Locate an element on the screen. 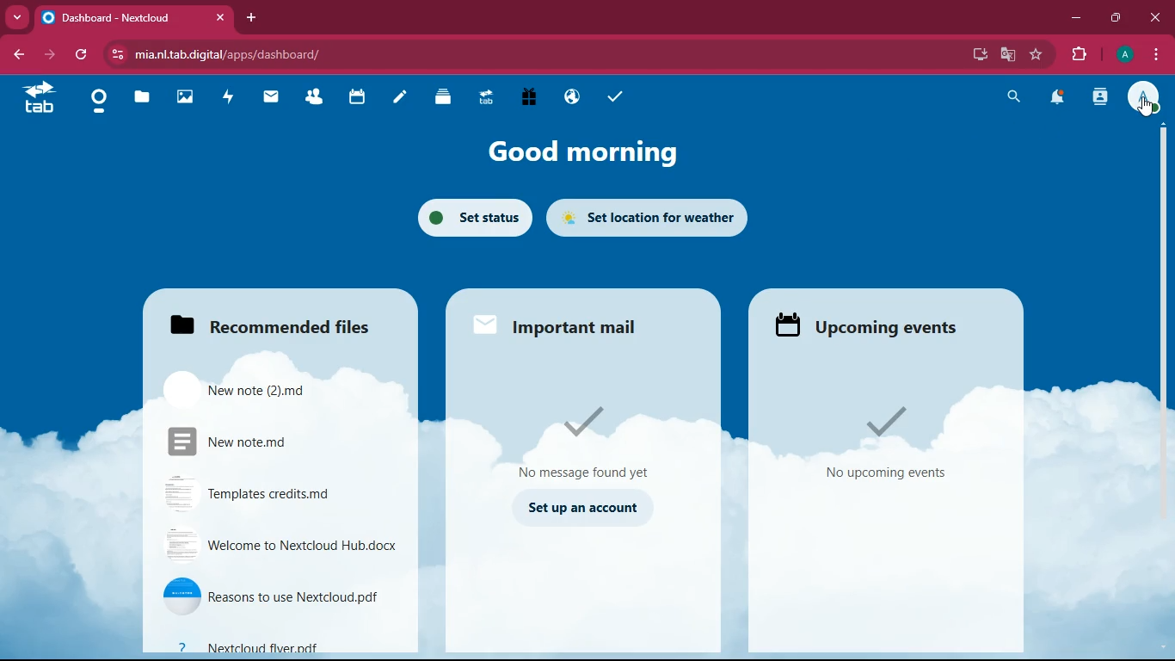  events is located at coordinates (887, 446).